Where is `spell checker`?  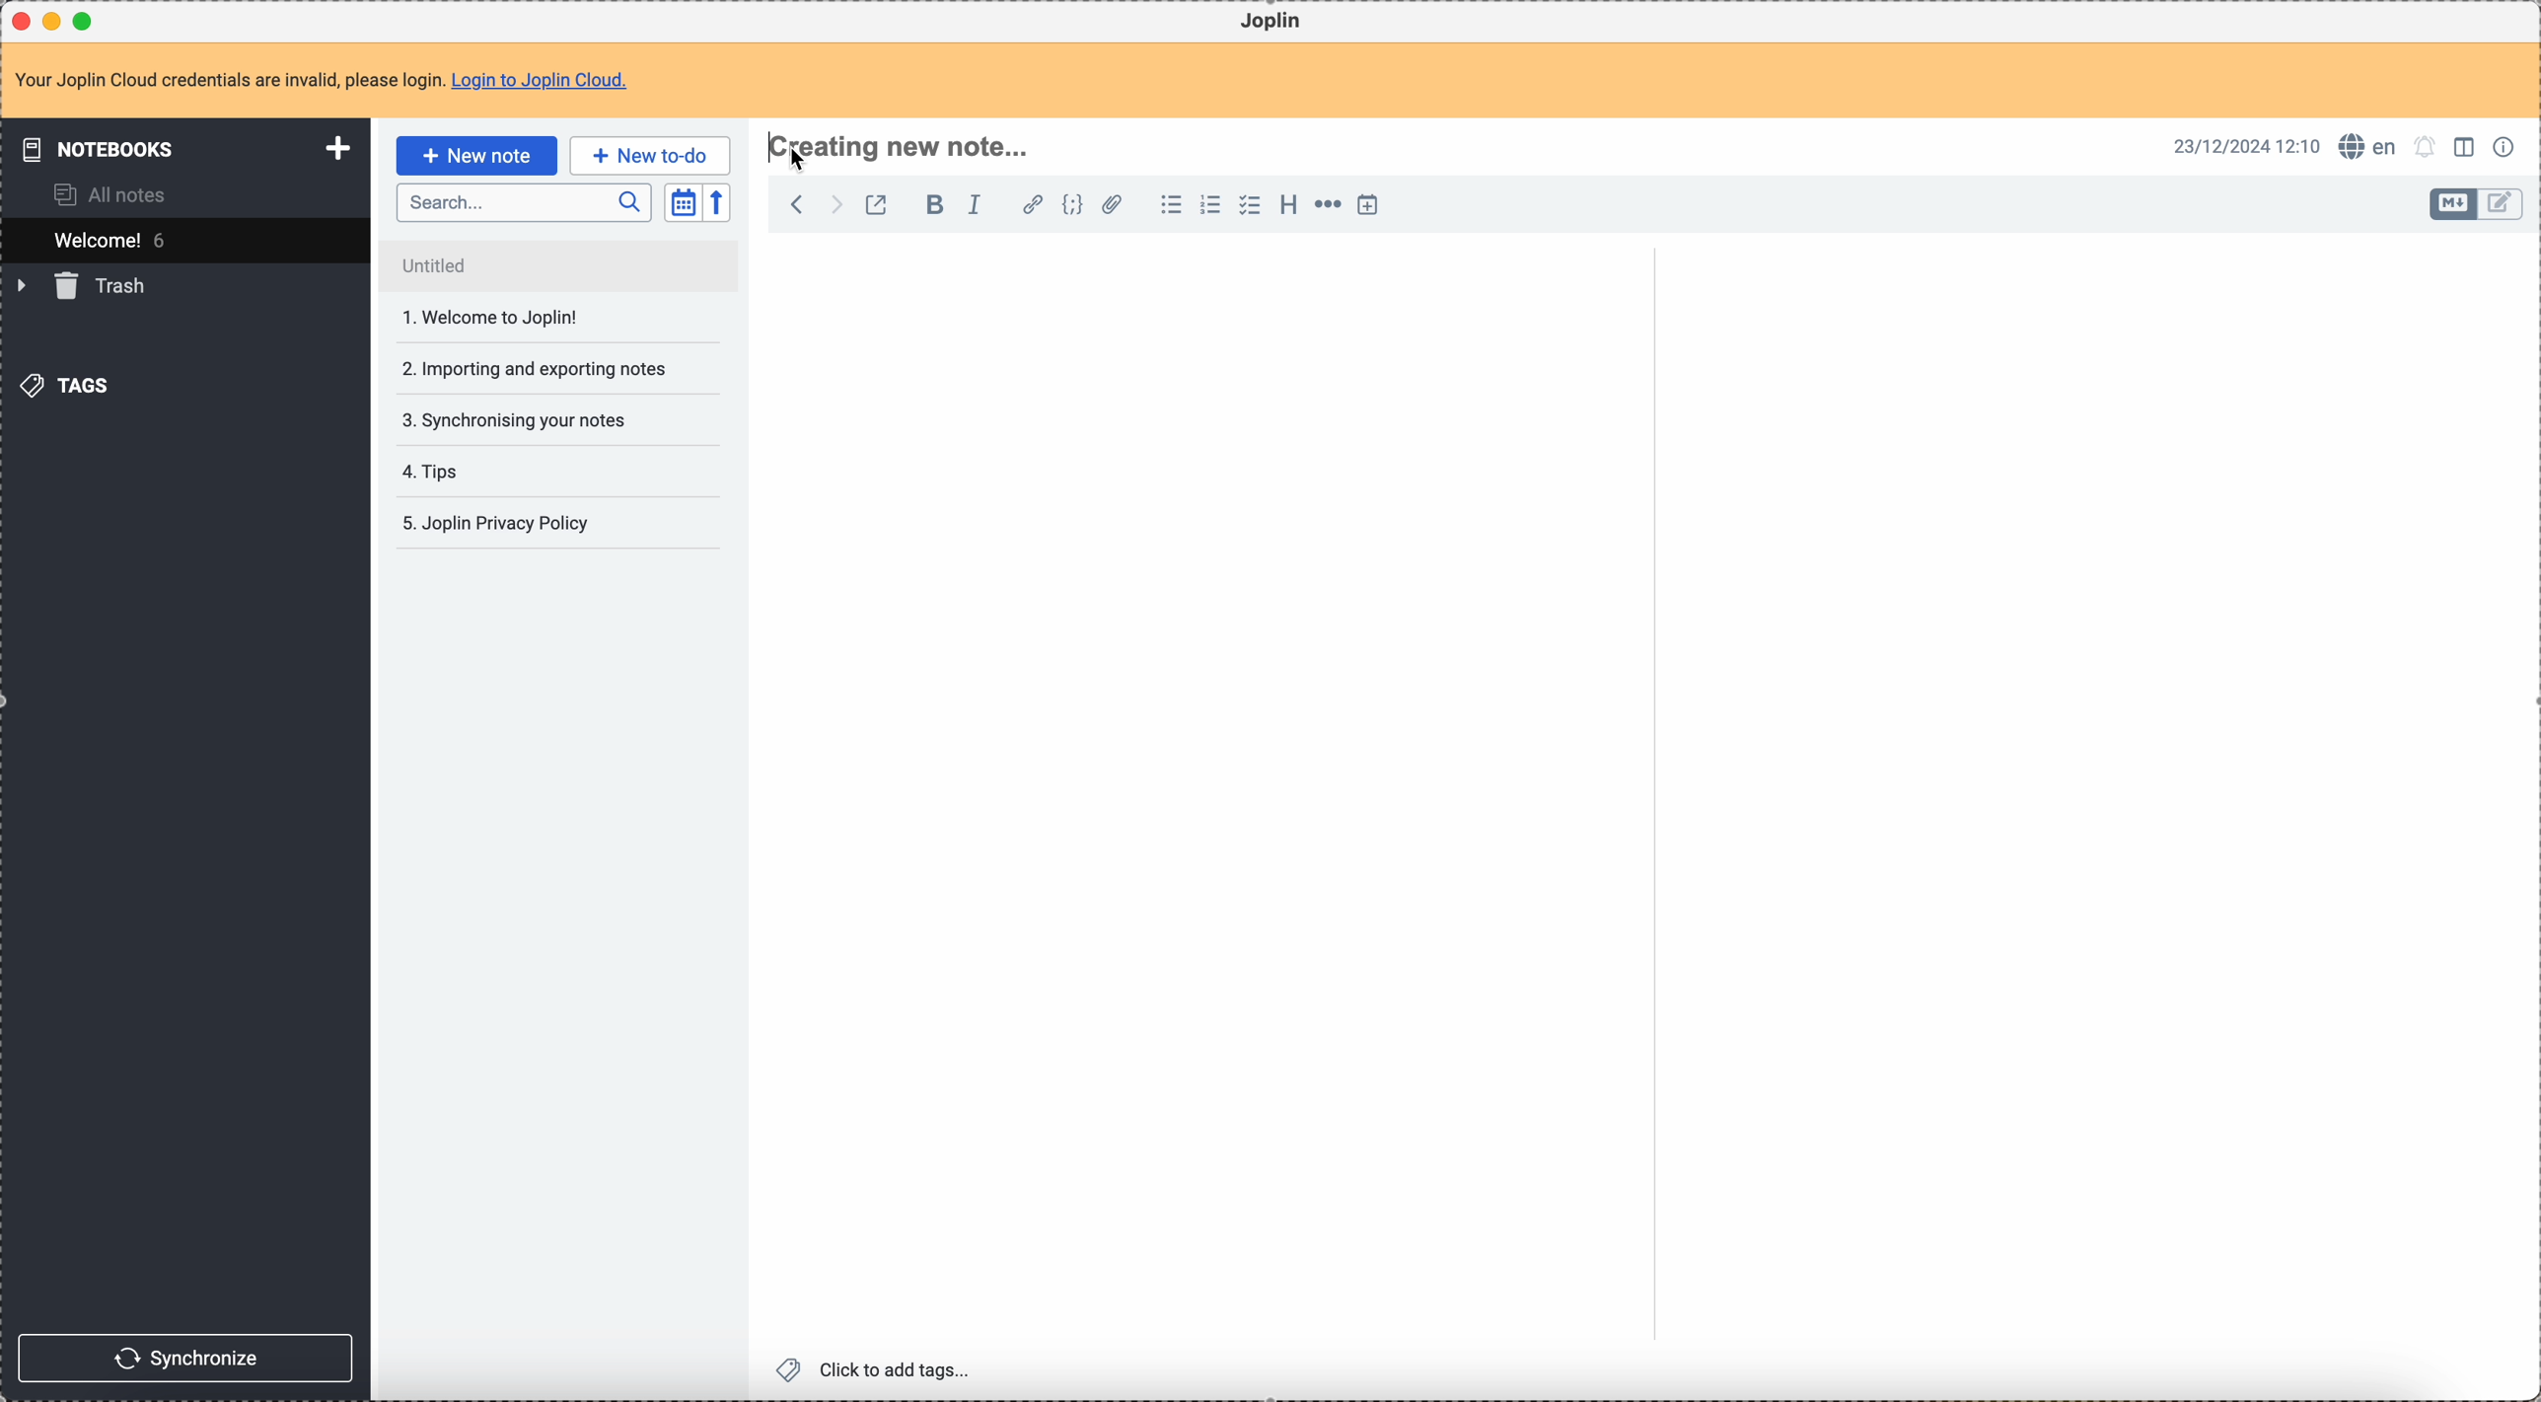
spell checker is located at coordinates (2368, 147).